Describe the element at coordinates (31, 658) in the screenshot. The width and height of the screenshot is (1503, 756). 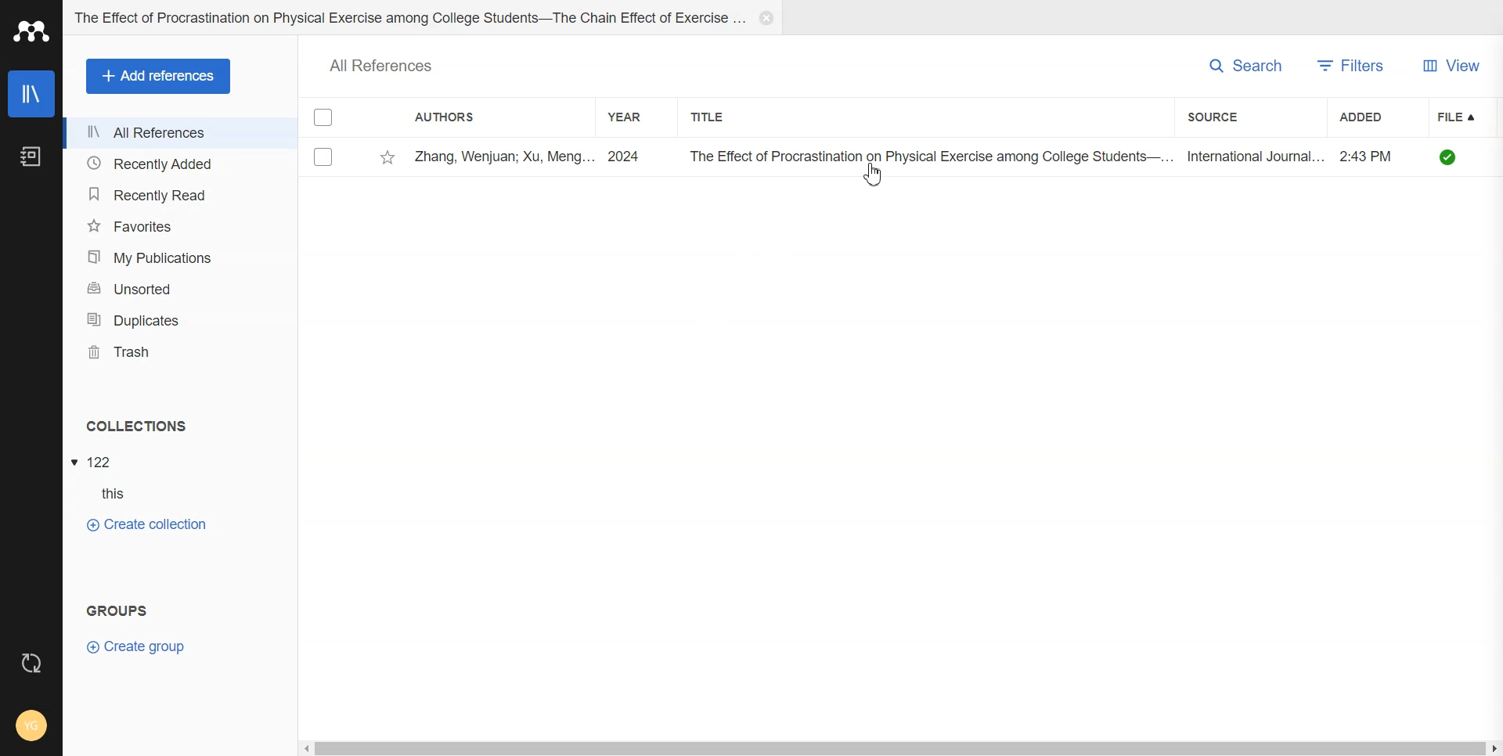
I see `Auto Sync` at that location.